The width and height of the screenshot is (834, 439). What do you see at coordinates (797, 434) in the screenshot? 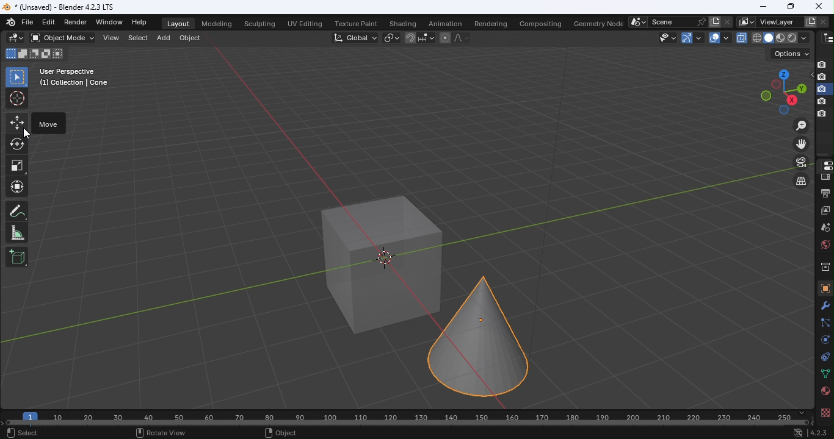
I see `Network` at bounding box center [797, 434].